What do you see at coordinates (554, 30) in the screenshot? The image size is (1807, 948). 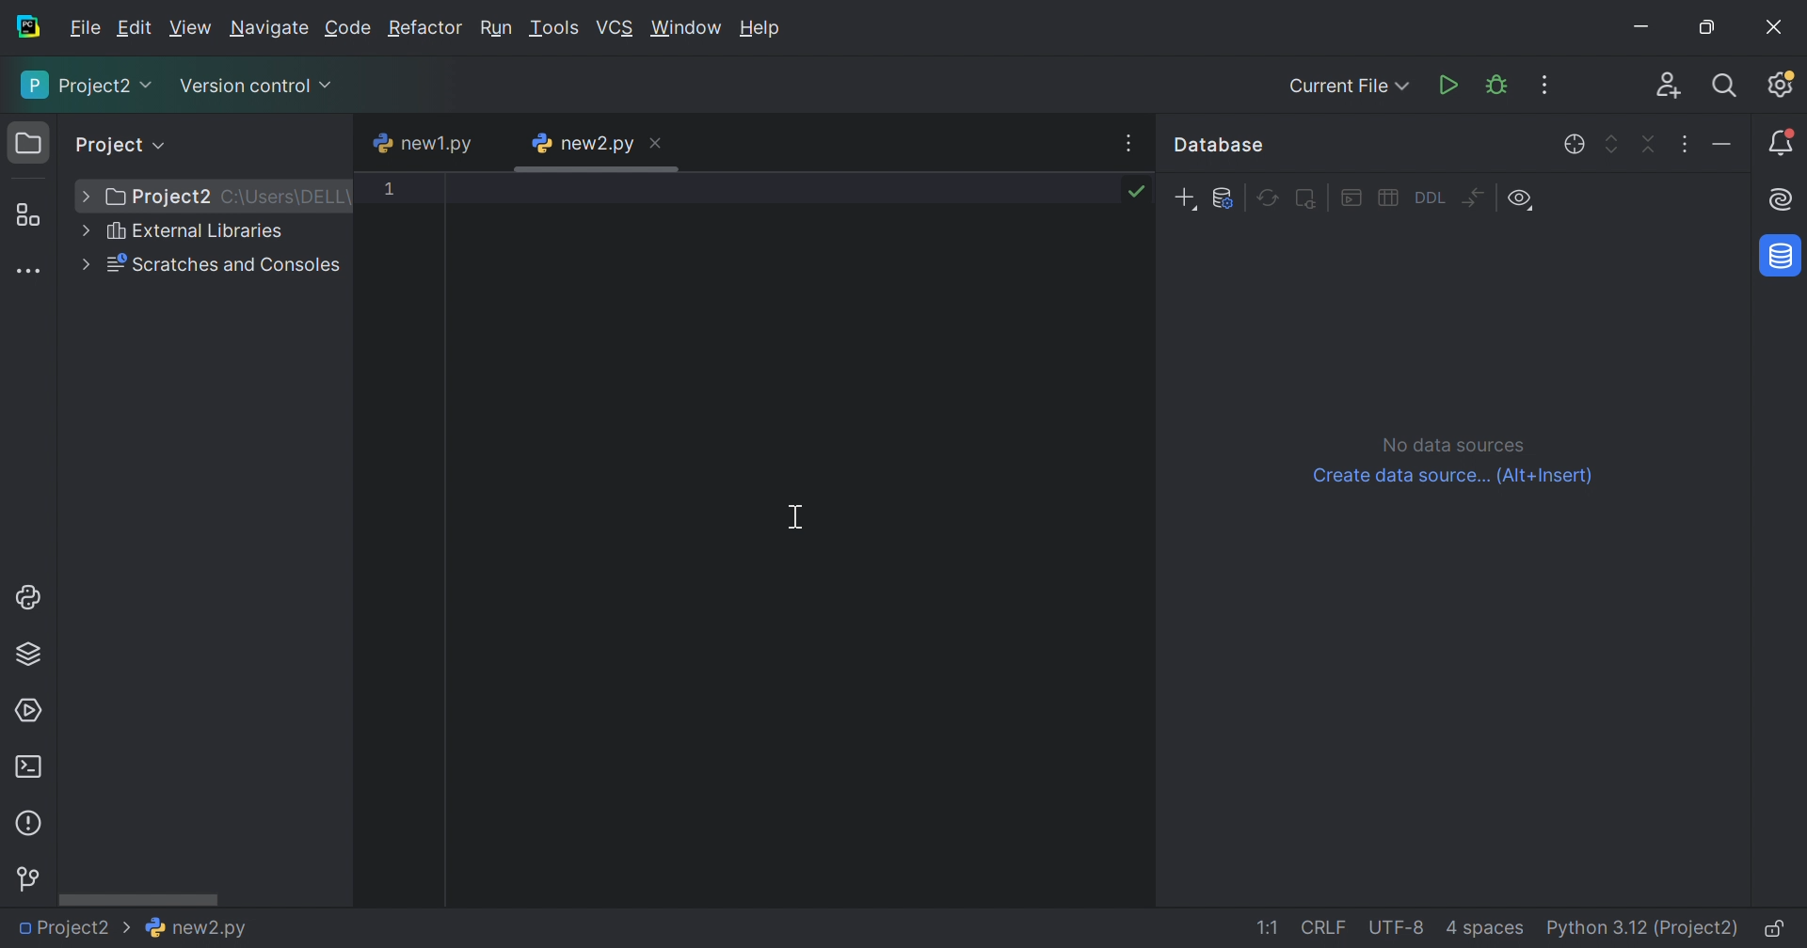 I see `Tools` at bounding box center [554, 30].